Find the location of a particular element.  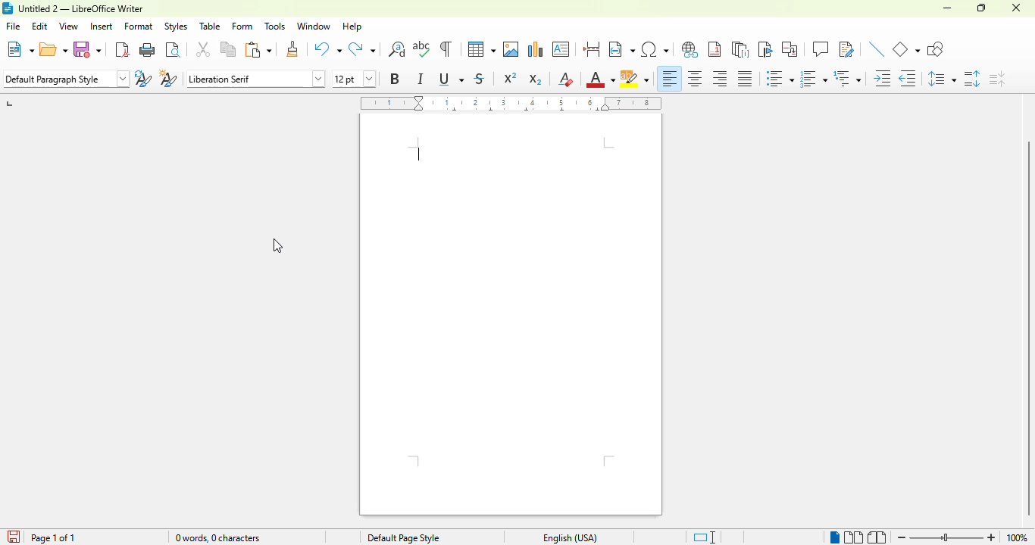

select outline format is located at coordinates (847, 79).